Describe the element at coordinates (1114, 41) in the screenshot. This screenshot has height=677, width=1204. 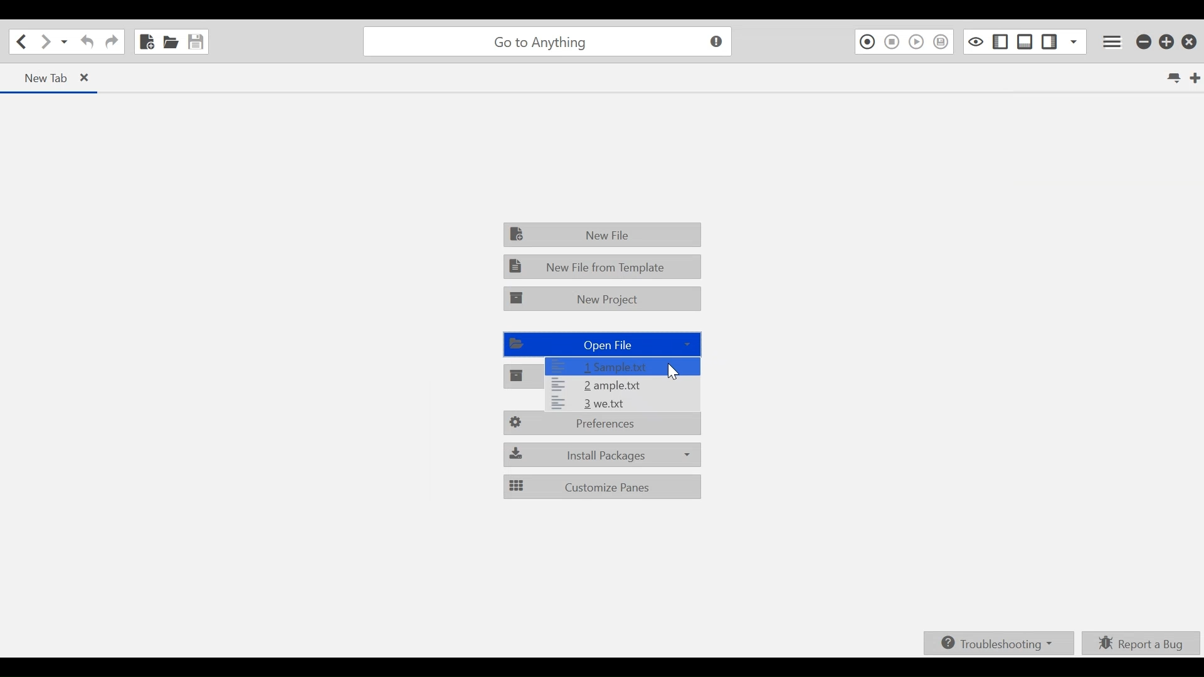
I see `Application menu` at that location.